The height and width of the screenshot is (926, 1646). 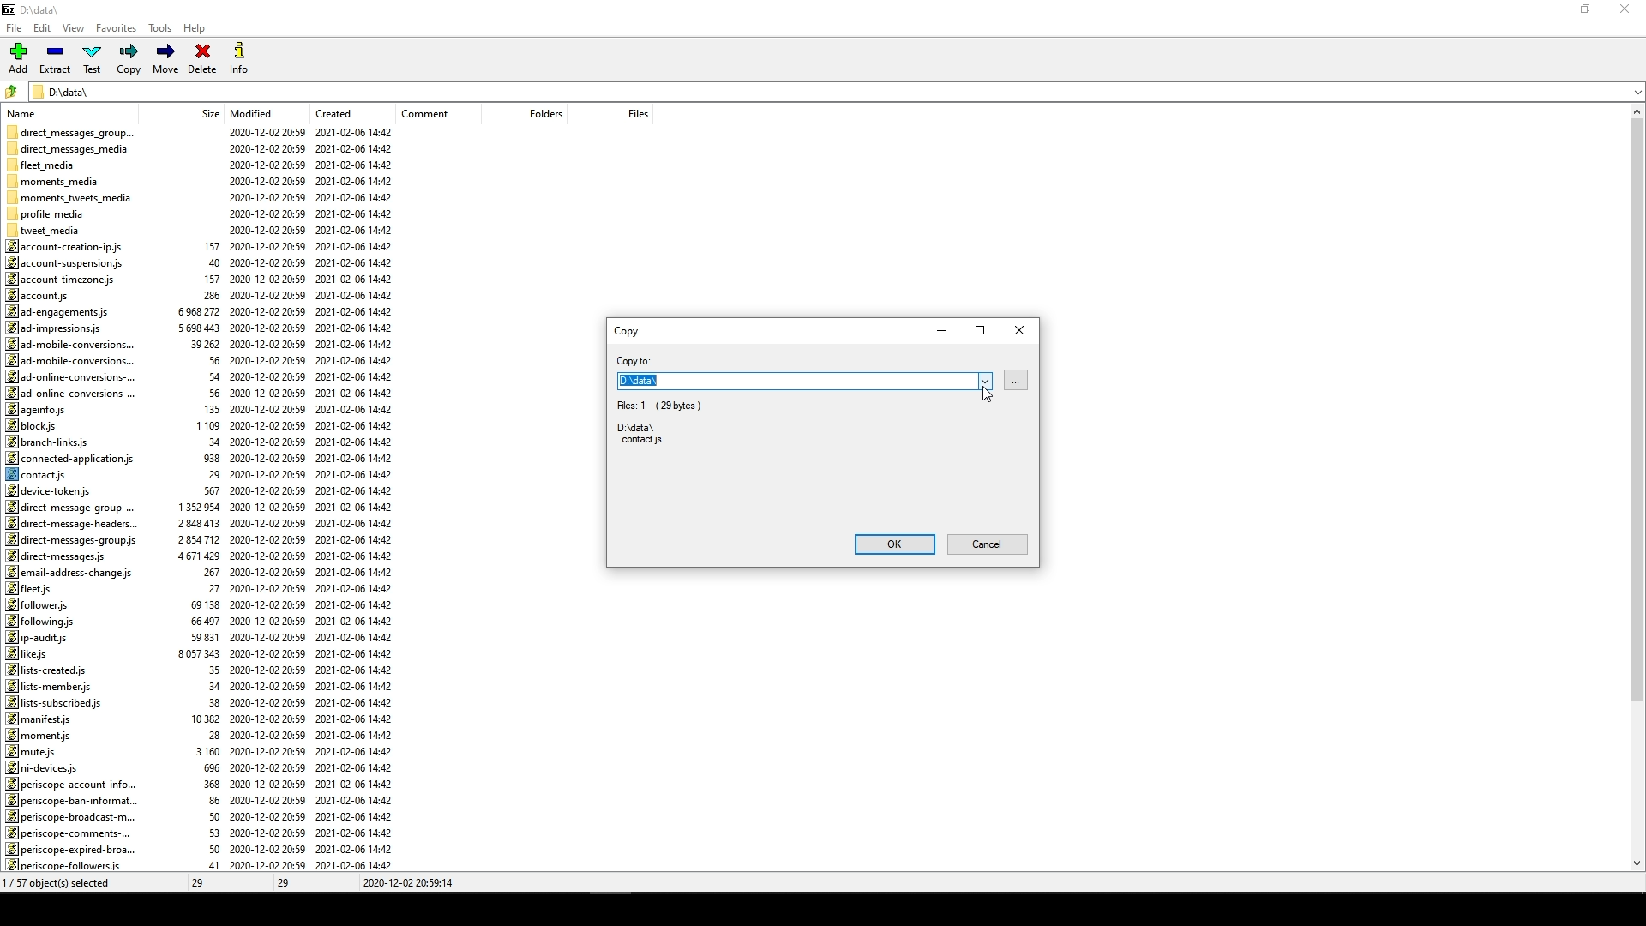 What do you see at coordinates (430, 113) in the screenshot?
I see `comment` at bounding box center [430, 113].